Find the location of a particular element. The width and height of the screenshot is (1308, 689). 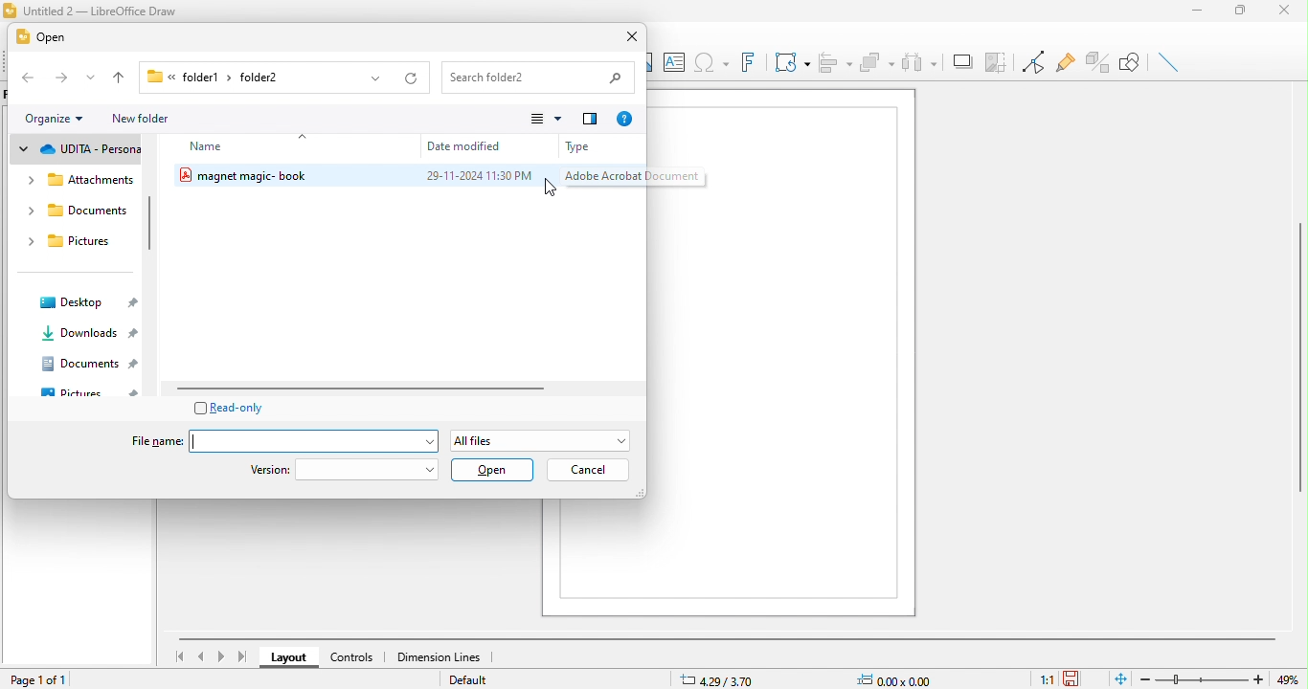

special character is located at coordinates (710, 62).